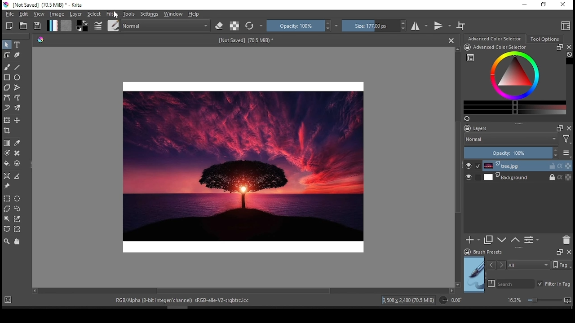 The height and width of the screenshot is (323, 575). Describe the element at coordinates (568, 252) in the screenshot. I see `close docker` at that location.